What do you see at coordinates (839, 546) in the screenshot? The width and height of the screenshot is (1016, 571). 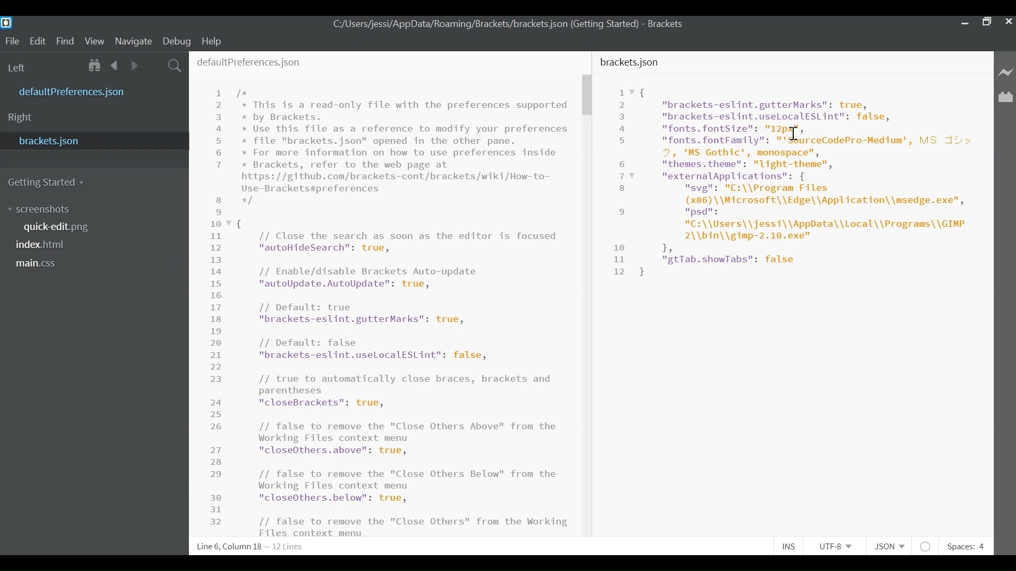 I see `UTF -8` at bounding box center [839, 546].